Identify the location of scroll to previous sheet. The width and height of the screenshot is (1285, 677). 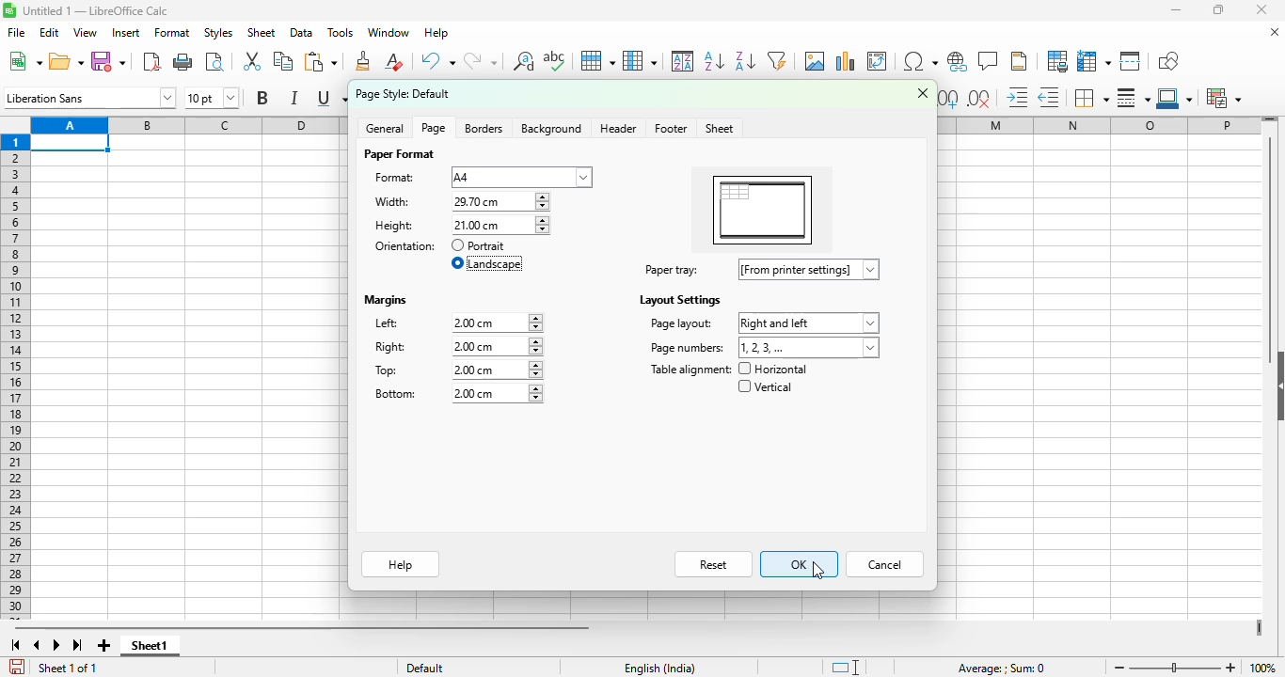
(38, 645).